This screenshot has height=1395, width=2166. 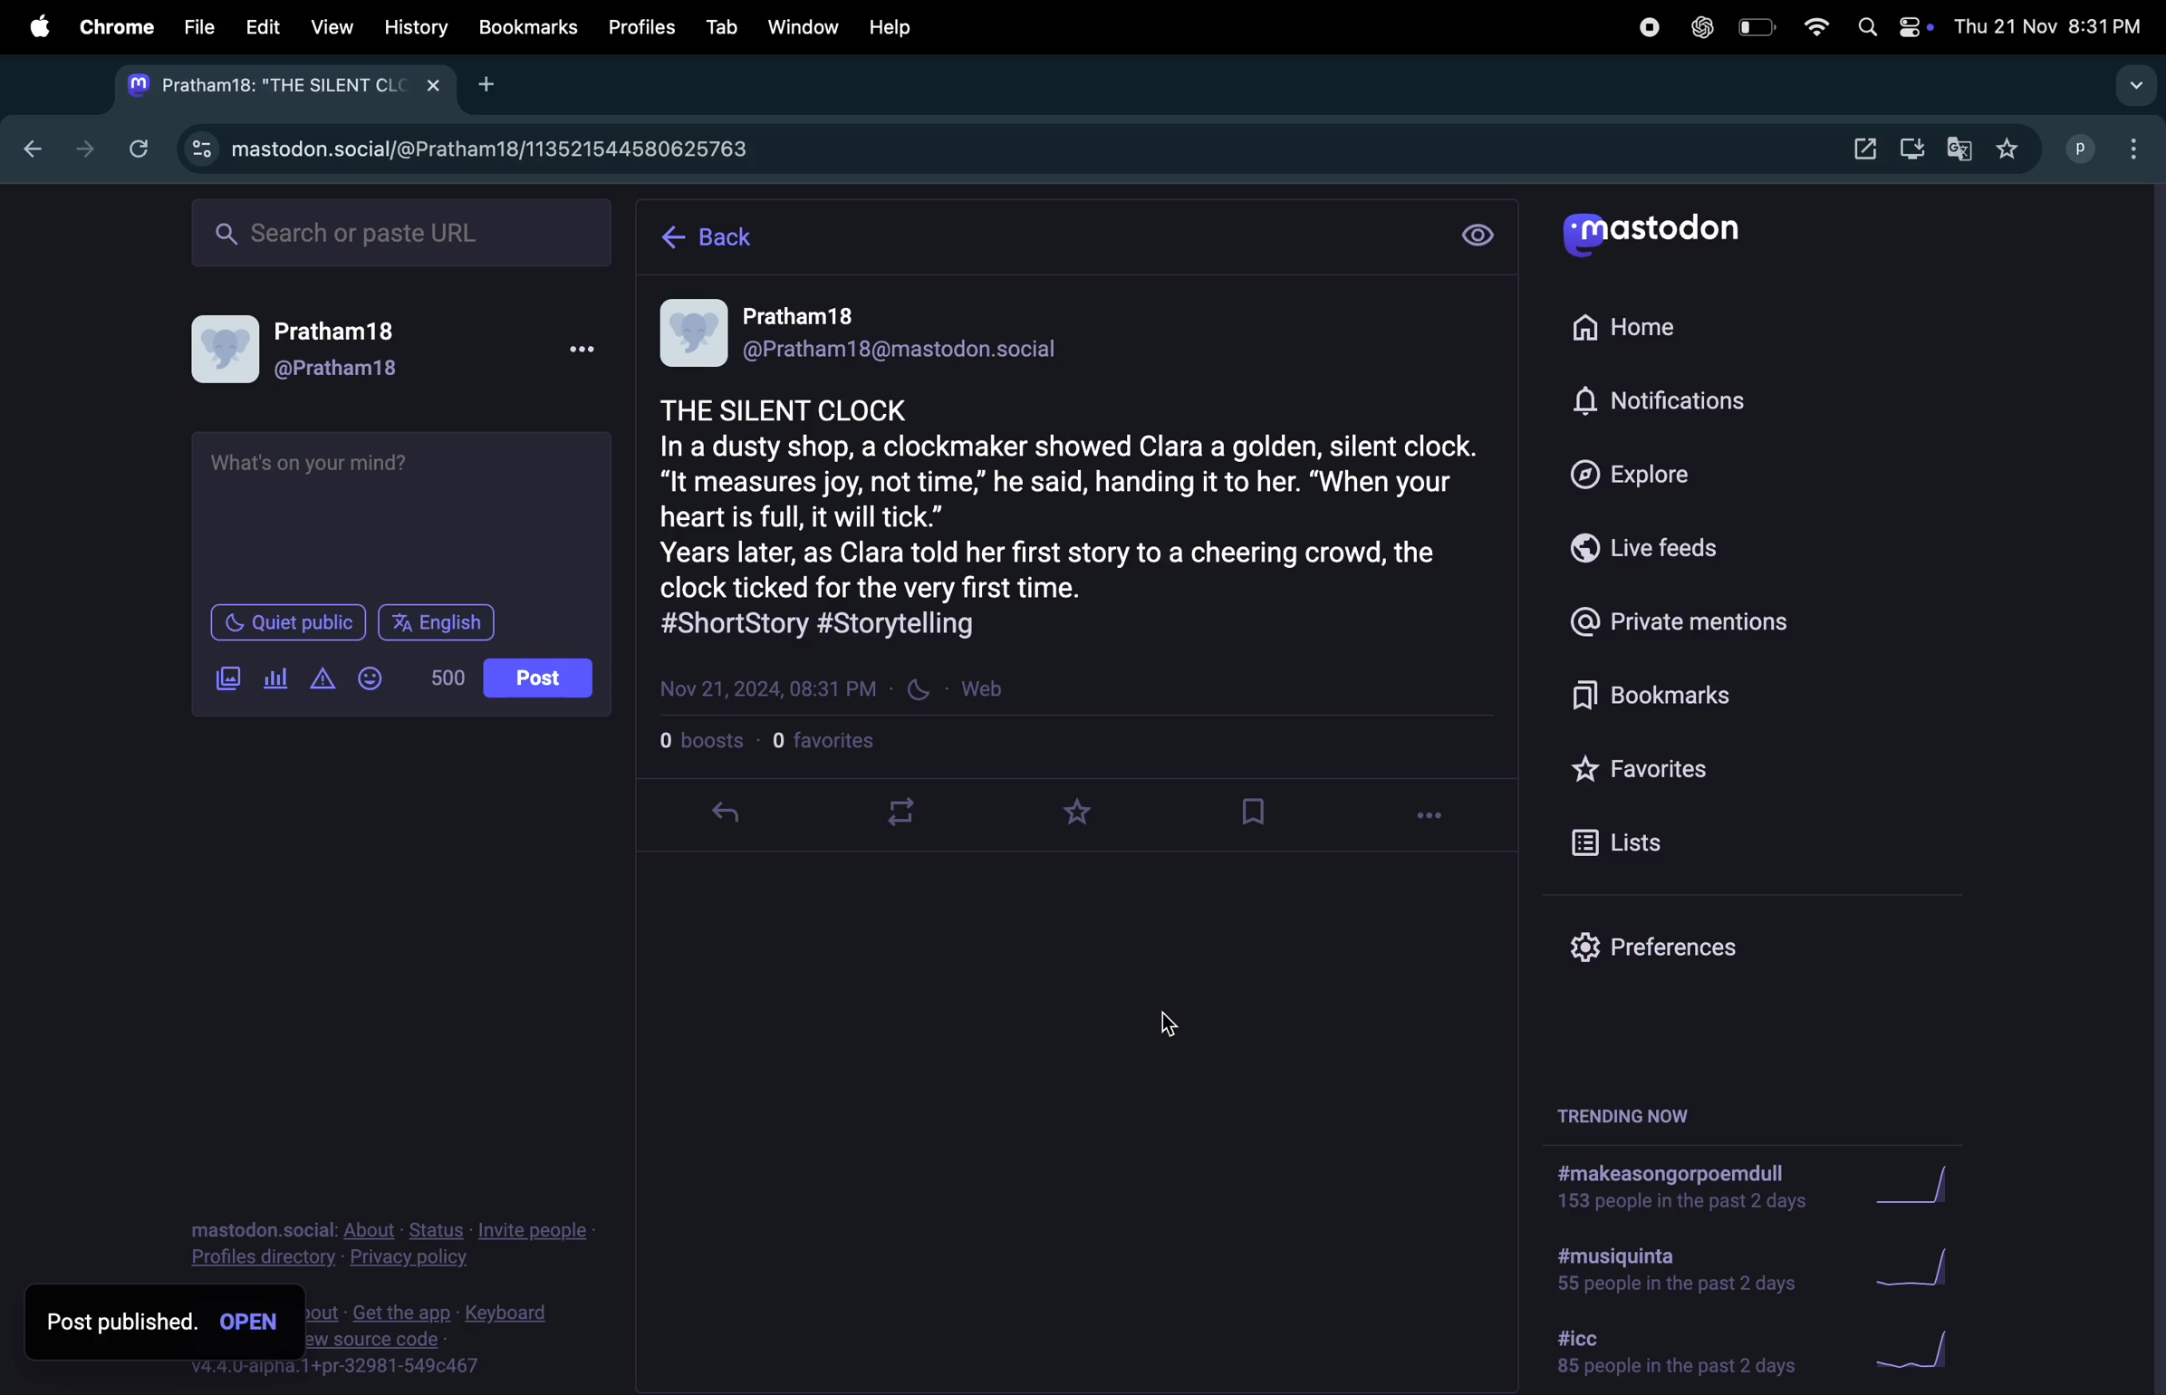 What do you see at coordinates (1921, 1187) in the screenshot?
I see `graph` at bounding box center [1921, 1187].